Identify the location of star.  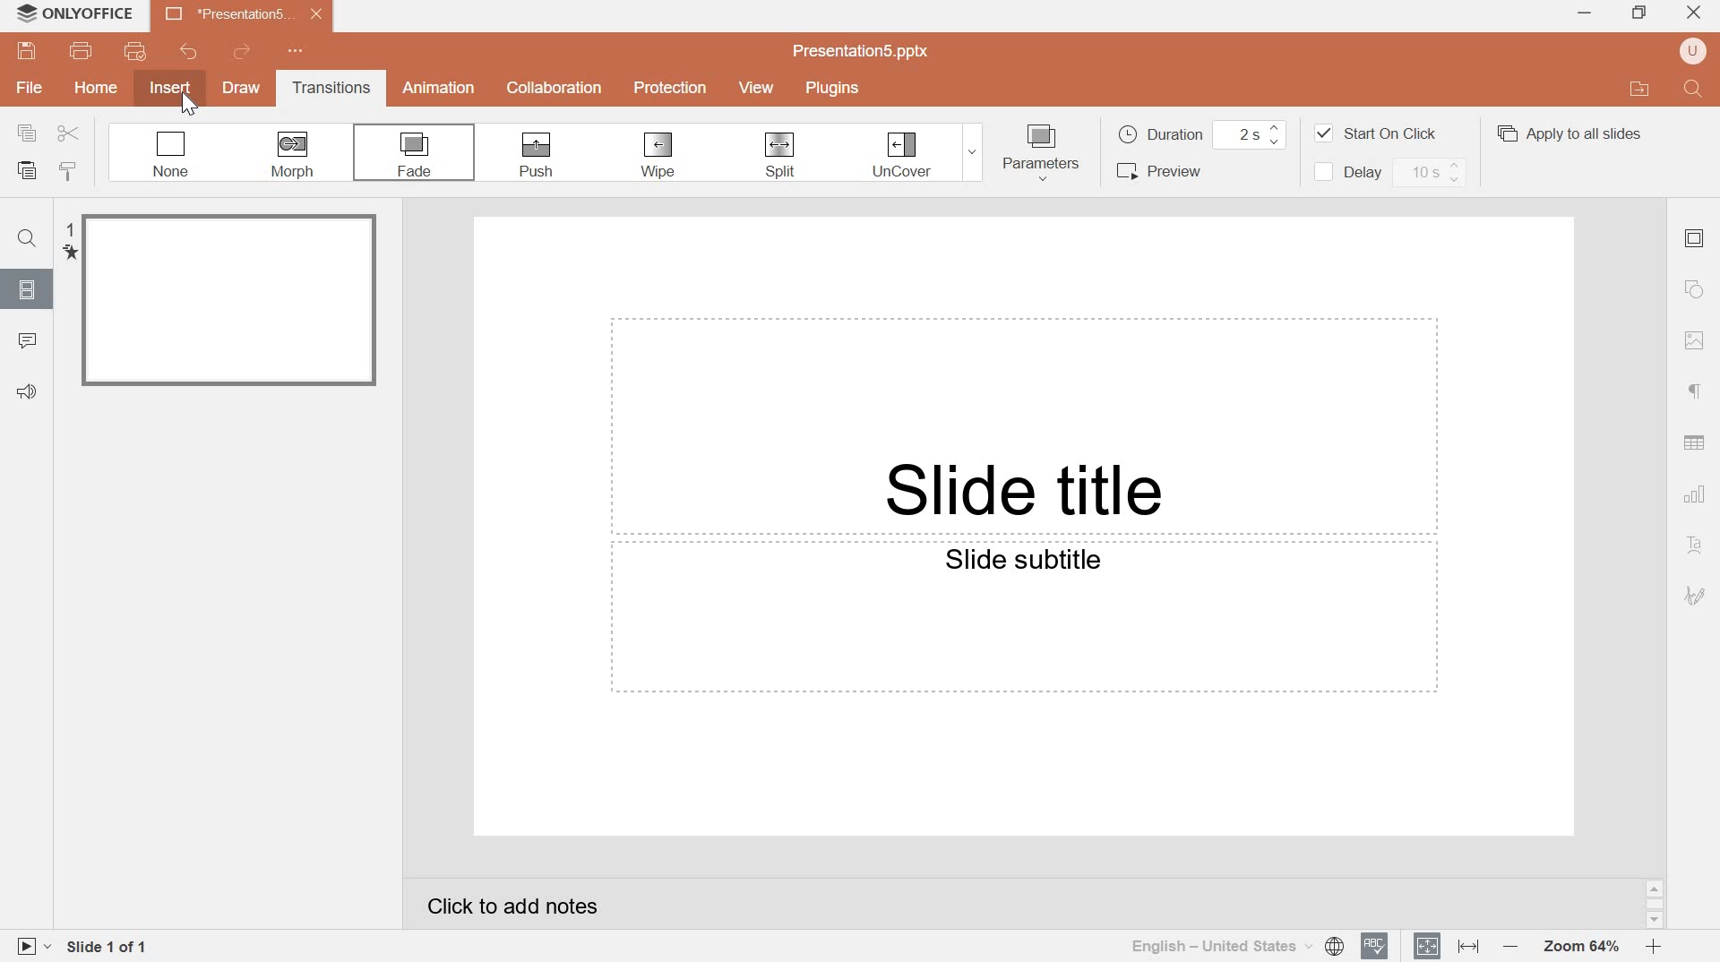
(69, 253).